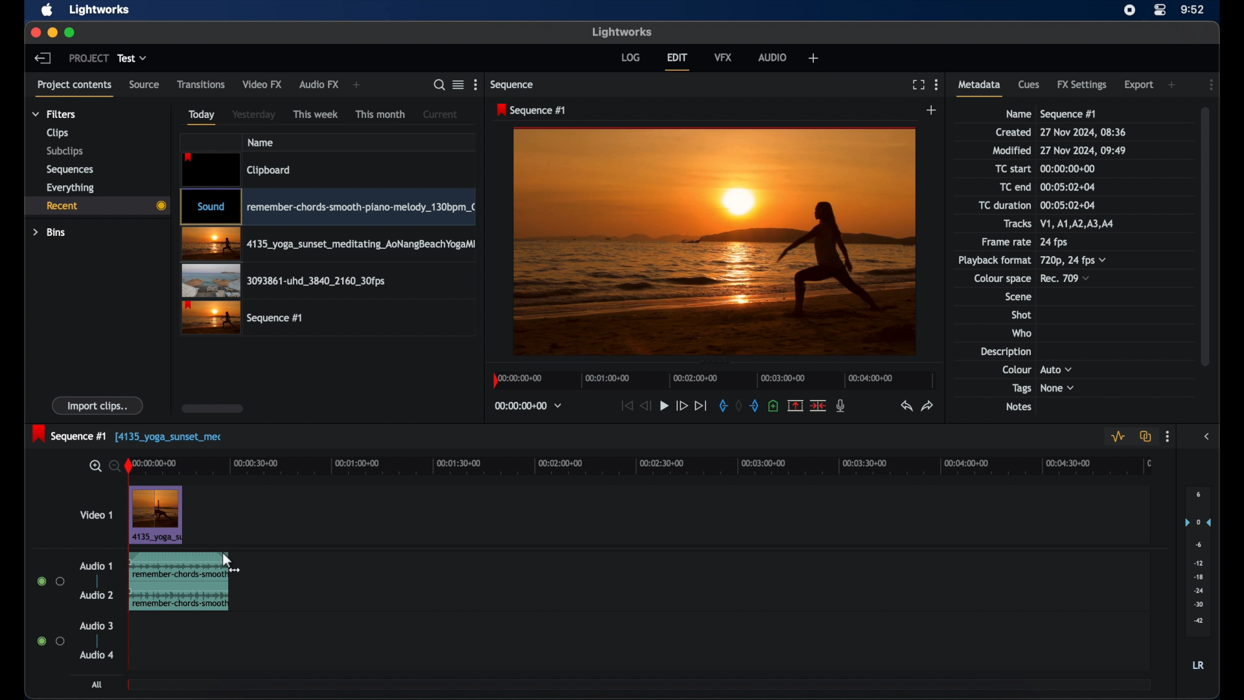  I want to click on jump to end, so click(701, 406).